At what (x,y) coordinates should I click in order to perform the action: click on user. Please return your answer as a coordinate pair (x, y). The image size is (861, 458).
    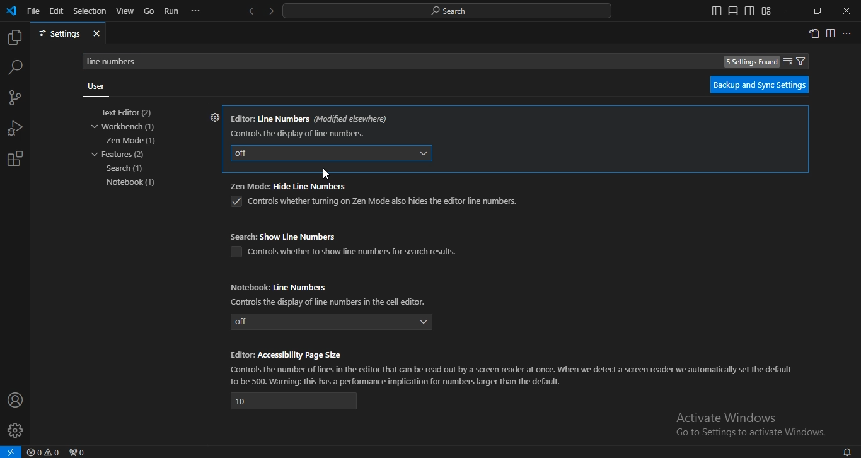
    Looking at the image, I should click on (96, 88).